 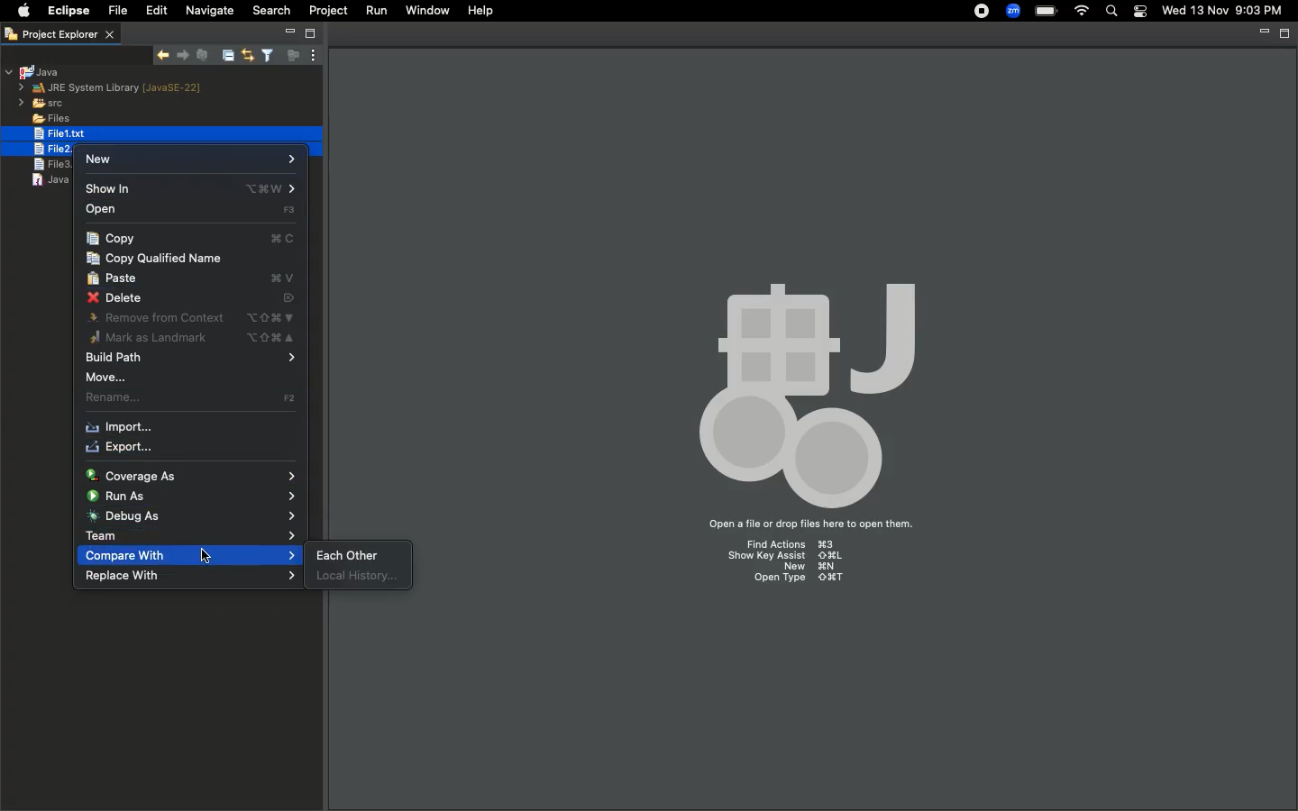 What do you see at coordinates (194, 238) in the screenshot?
I see `Copy` at bounding box center [194, 238].